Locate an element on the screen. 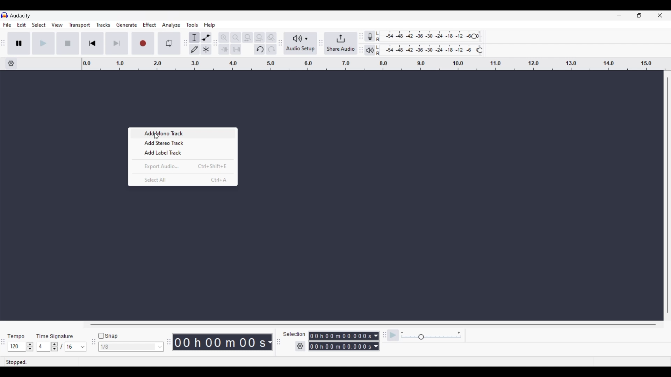 Image resolution: width=671 pixels, height=377 pixels. Snap toggle is located at coordinates (108, 336).